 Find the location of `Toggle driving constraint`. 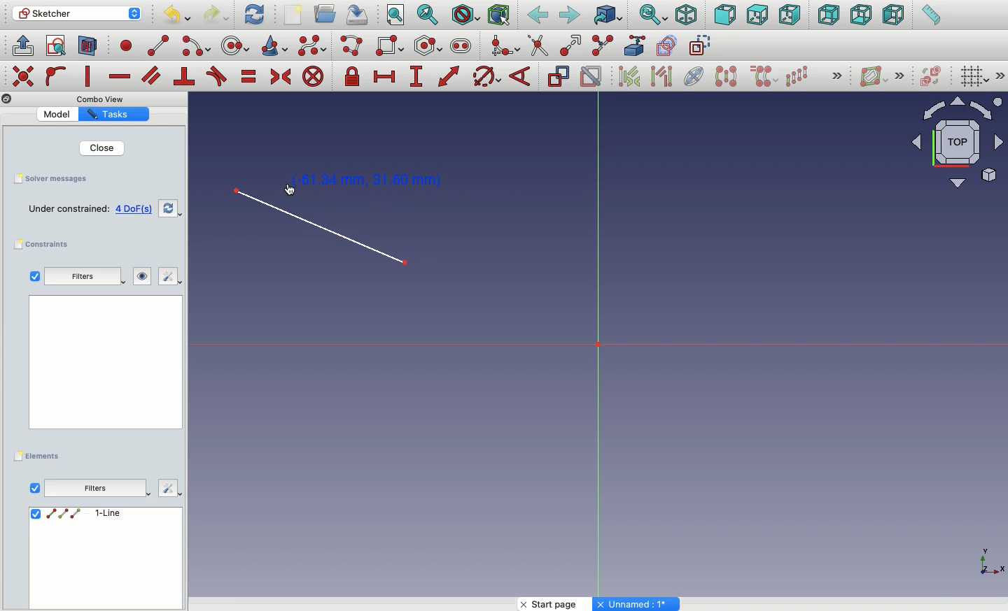

Toggle driving constraint is located at coordinates (558, 76).